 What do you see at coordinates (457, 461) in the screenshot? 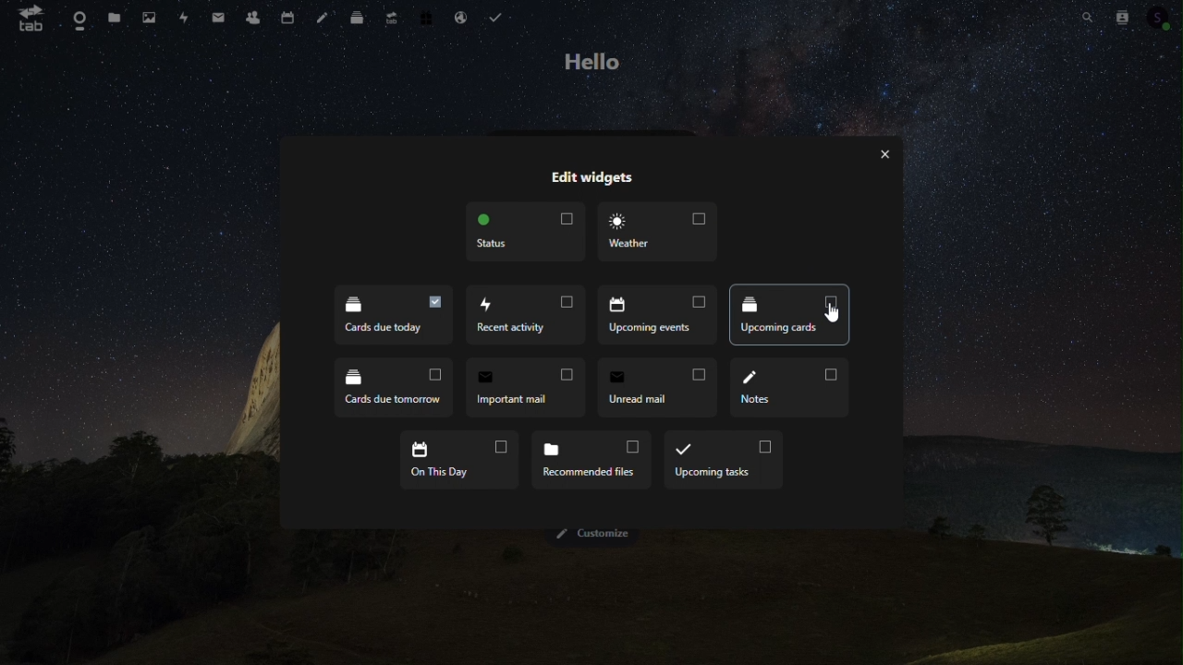
I see `On this day` at bounding box center [457, 461].